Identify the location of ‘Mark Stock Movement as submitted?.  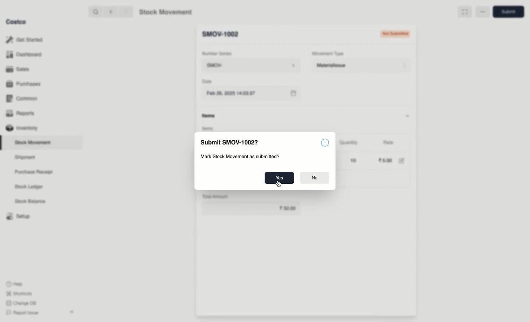
(240, 156).